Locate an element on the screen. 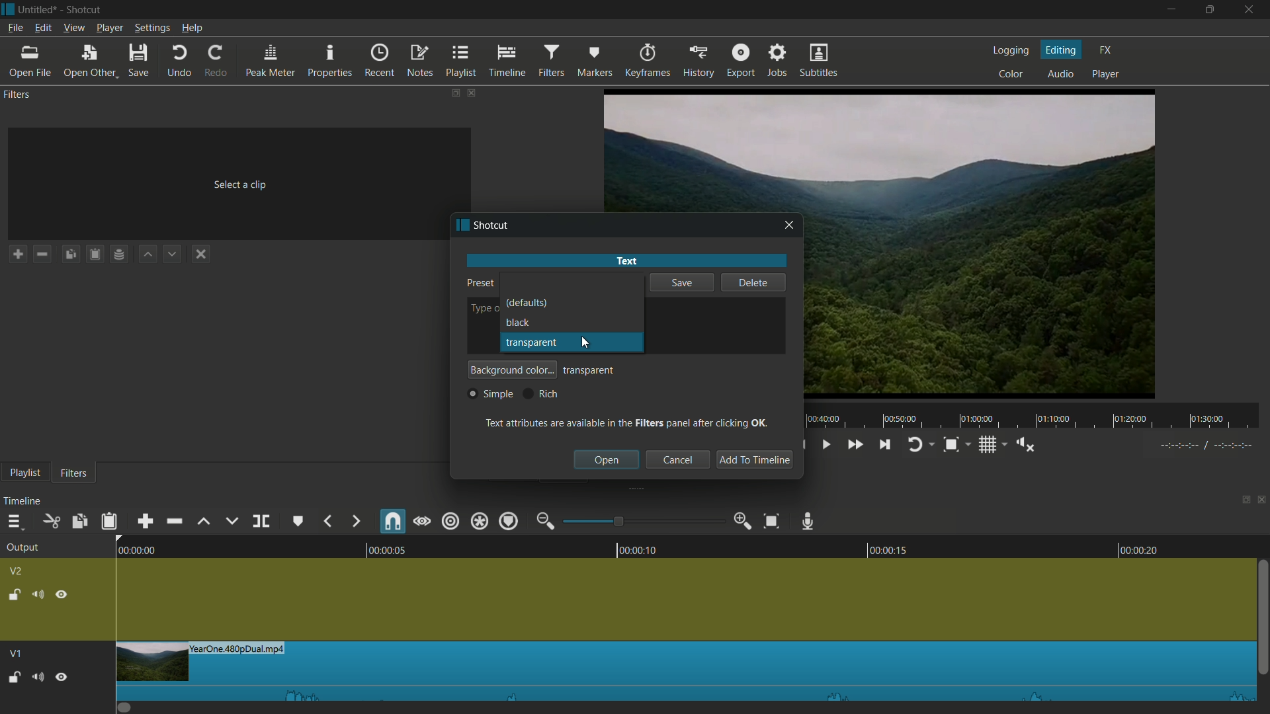 This screenshot has height=714, width=1270. logging is located at coordinates (1013, 52).